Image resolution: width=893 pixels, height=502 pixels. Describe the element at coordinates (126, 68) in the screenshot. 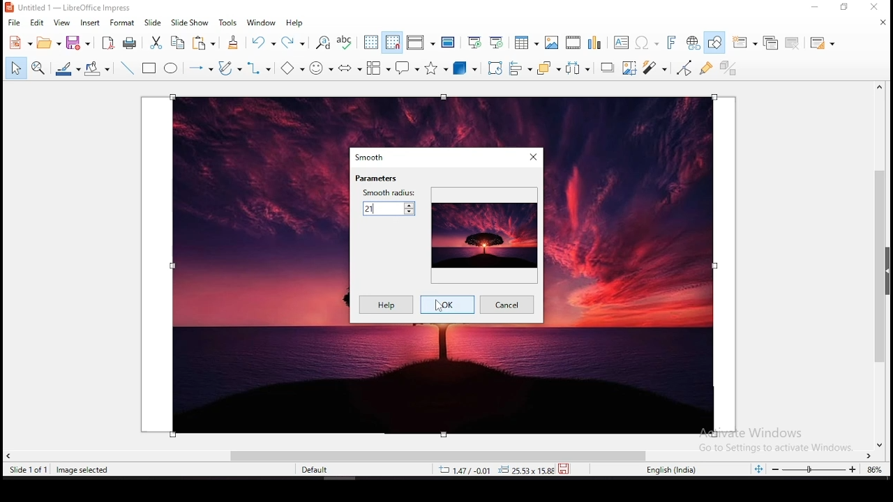

I see `insert line` at that location.